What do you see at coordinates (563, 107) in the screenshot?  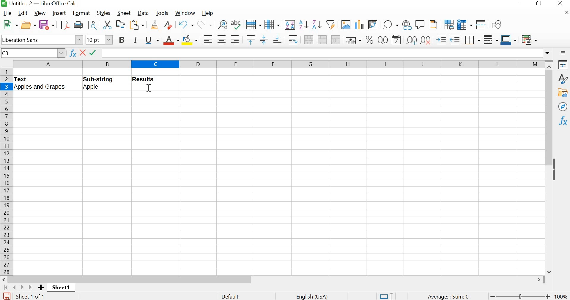 I see `navigator` at bounding box center [563, 107].